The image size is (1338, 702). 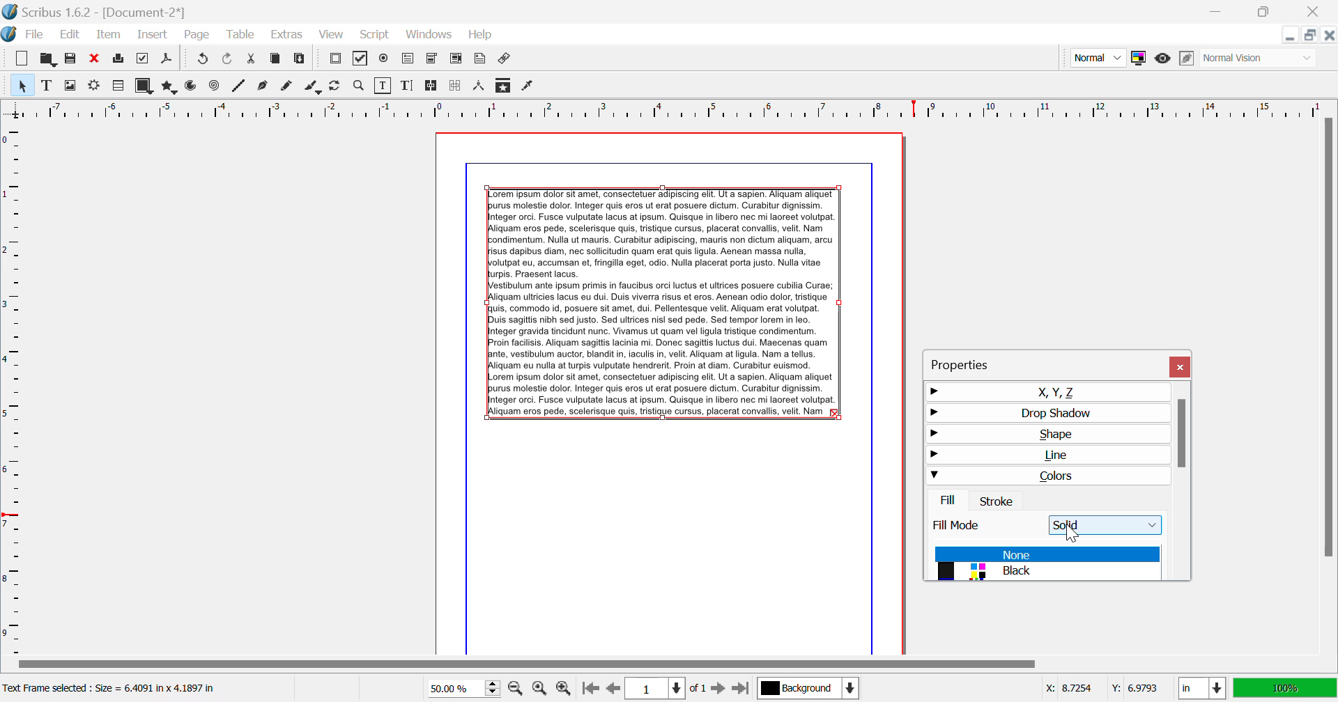 I want to click on Properties, so click(x=975, y=362).